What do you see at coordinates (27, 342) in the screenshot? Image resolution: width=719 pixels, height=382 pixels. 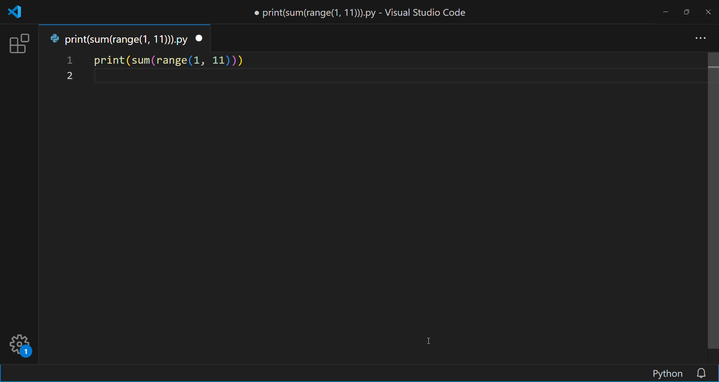 I see `settings` at bounding box center [27, 342].